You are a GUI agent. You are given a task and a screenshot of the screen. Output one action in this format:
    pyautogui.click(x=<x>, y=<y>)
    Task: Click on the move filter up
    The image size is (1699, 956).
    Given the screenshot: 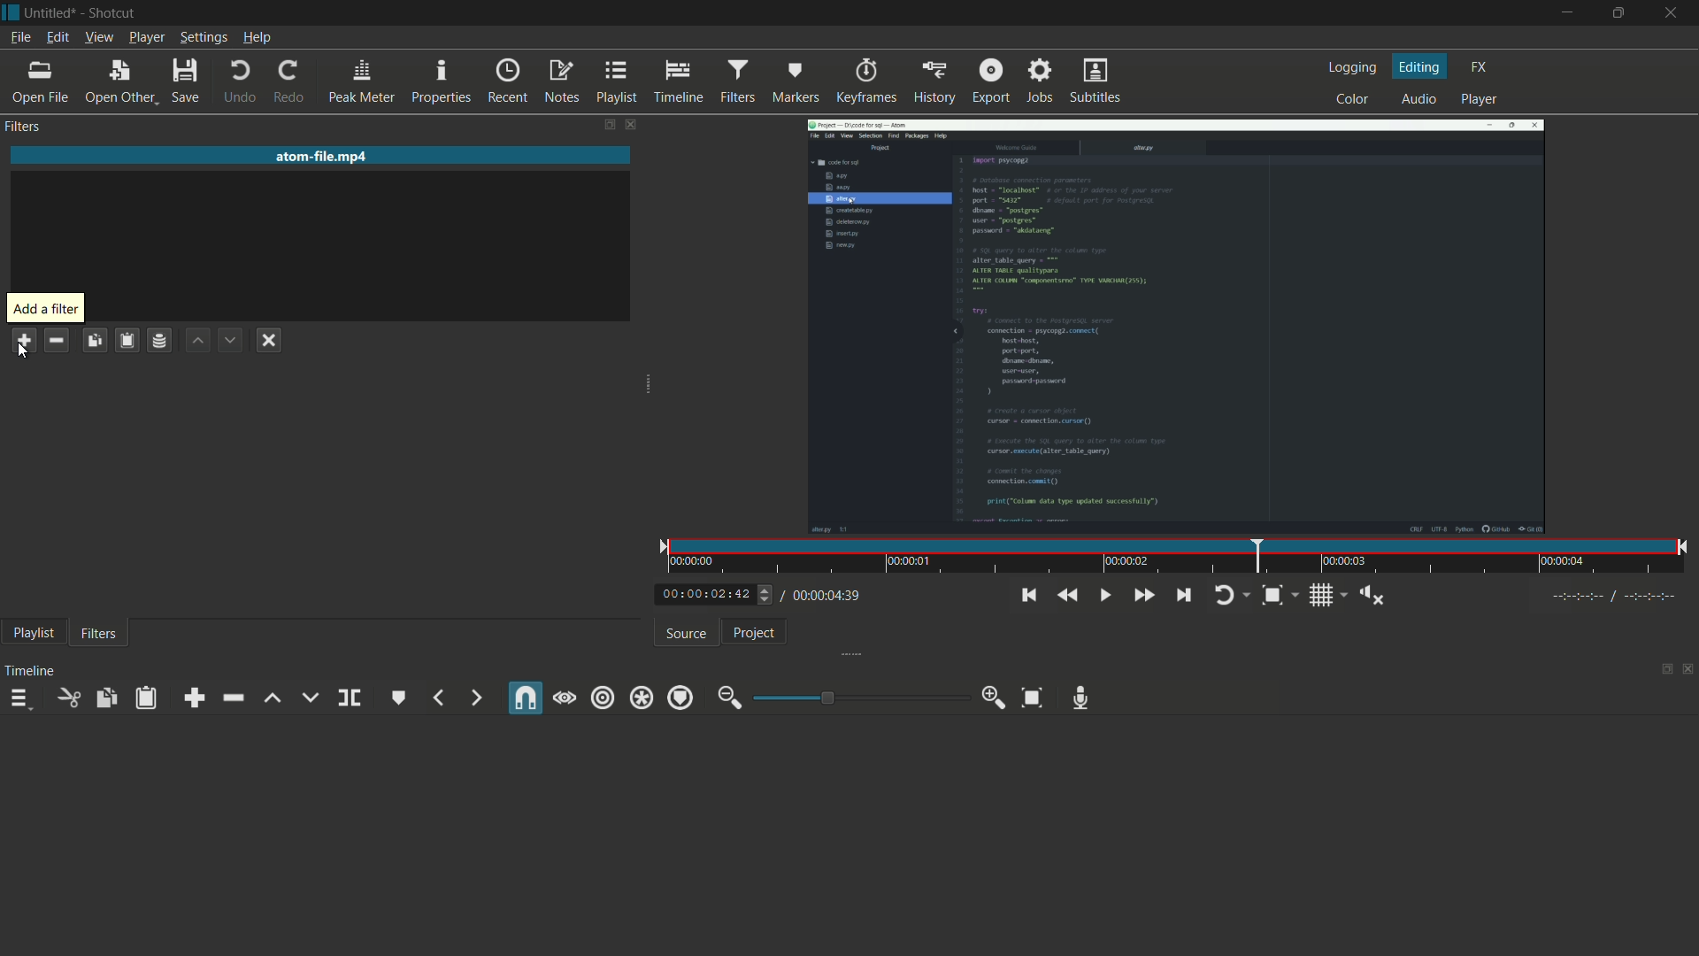 What is the action you would take?
    pyautogui.click(x=197, y=342)
    